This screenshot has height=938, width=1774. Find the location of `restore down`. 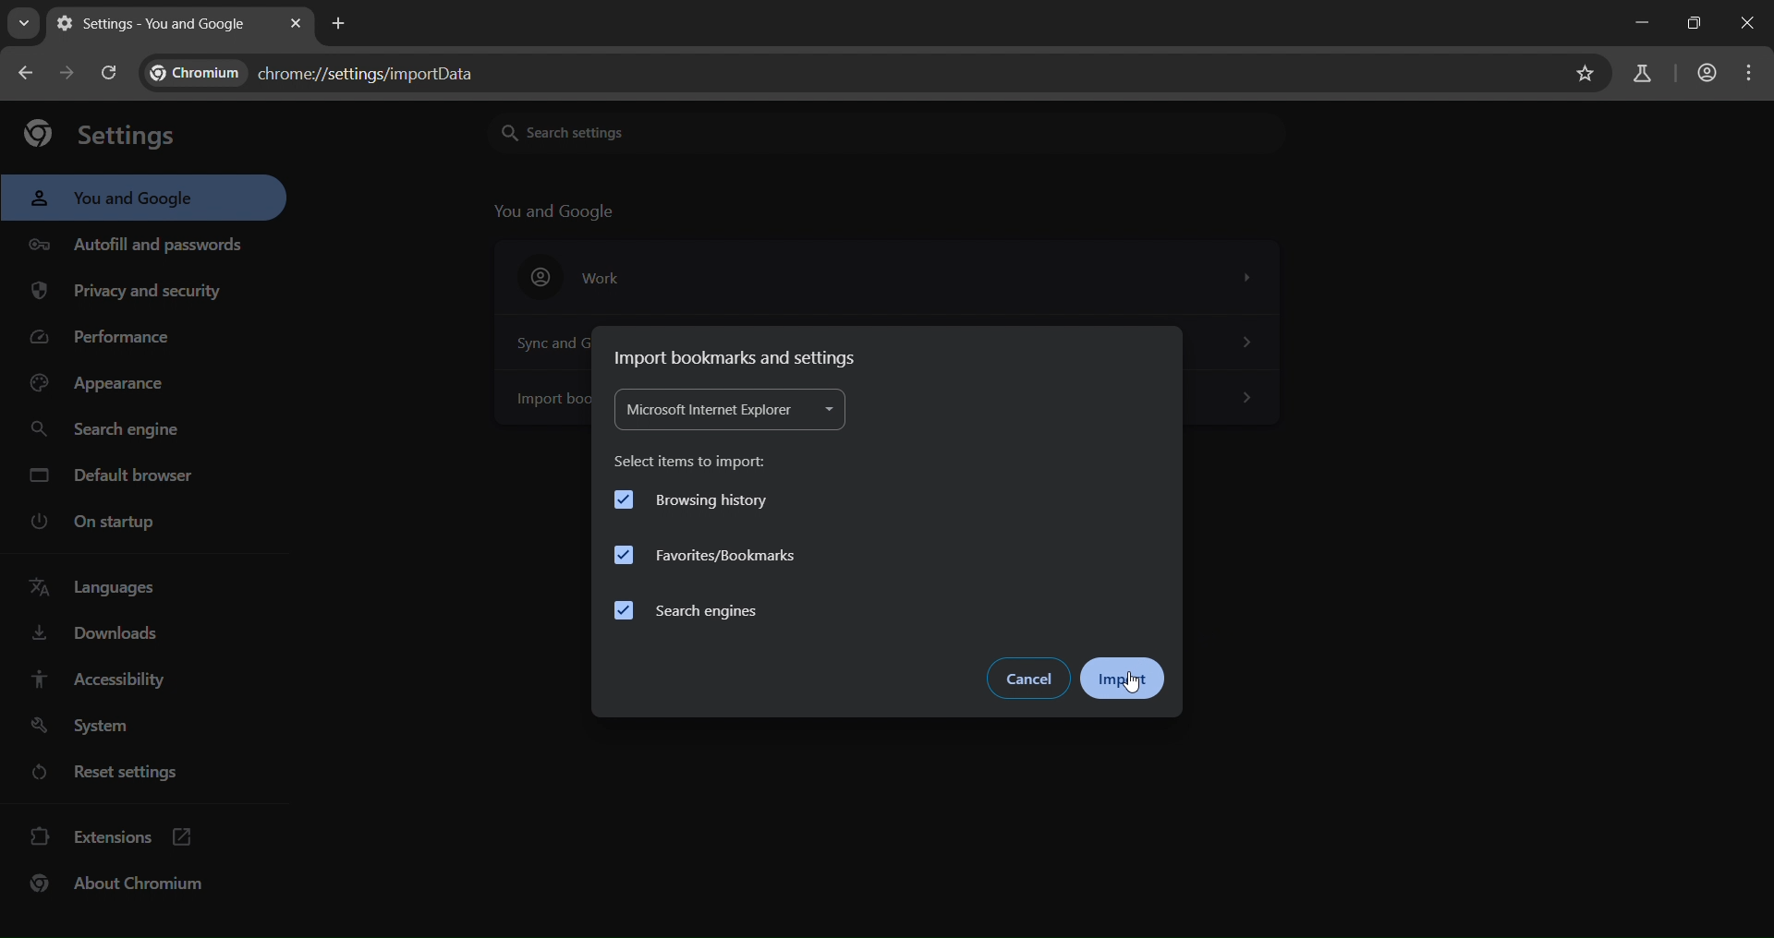

restore down is located at coordinates (1687, 22).